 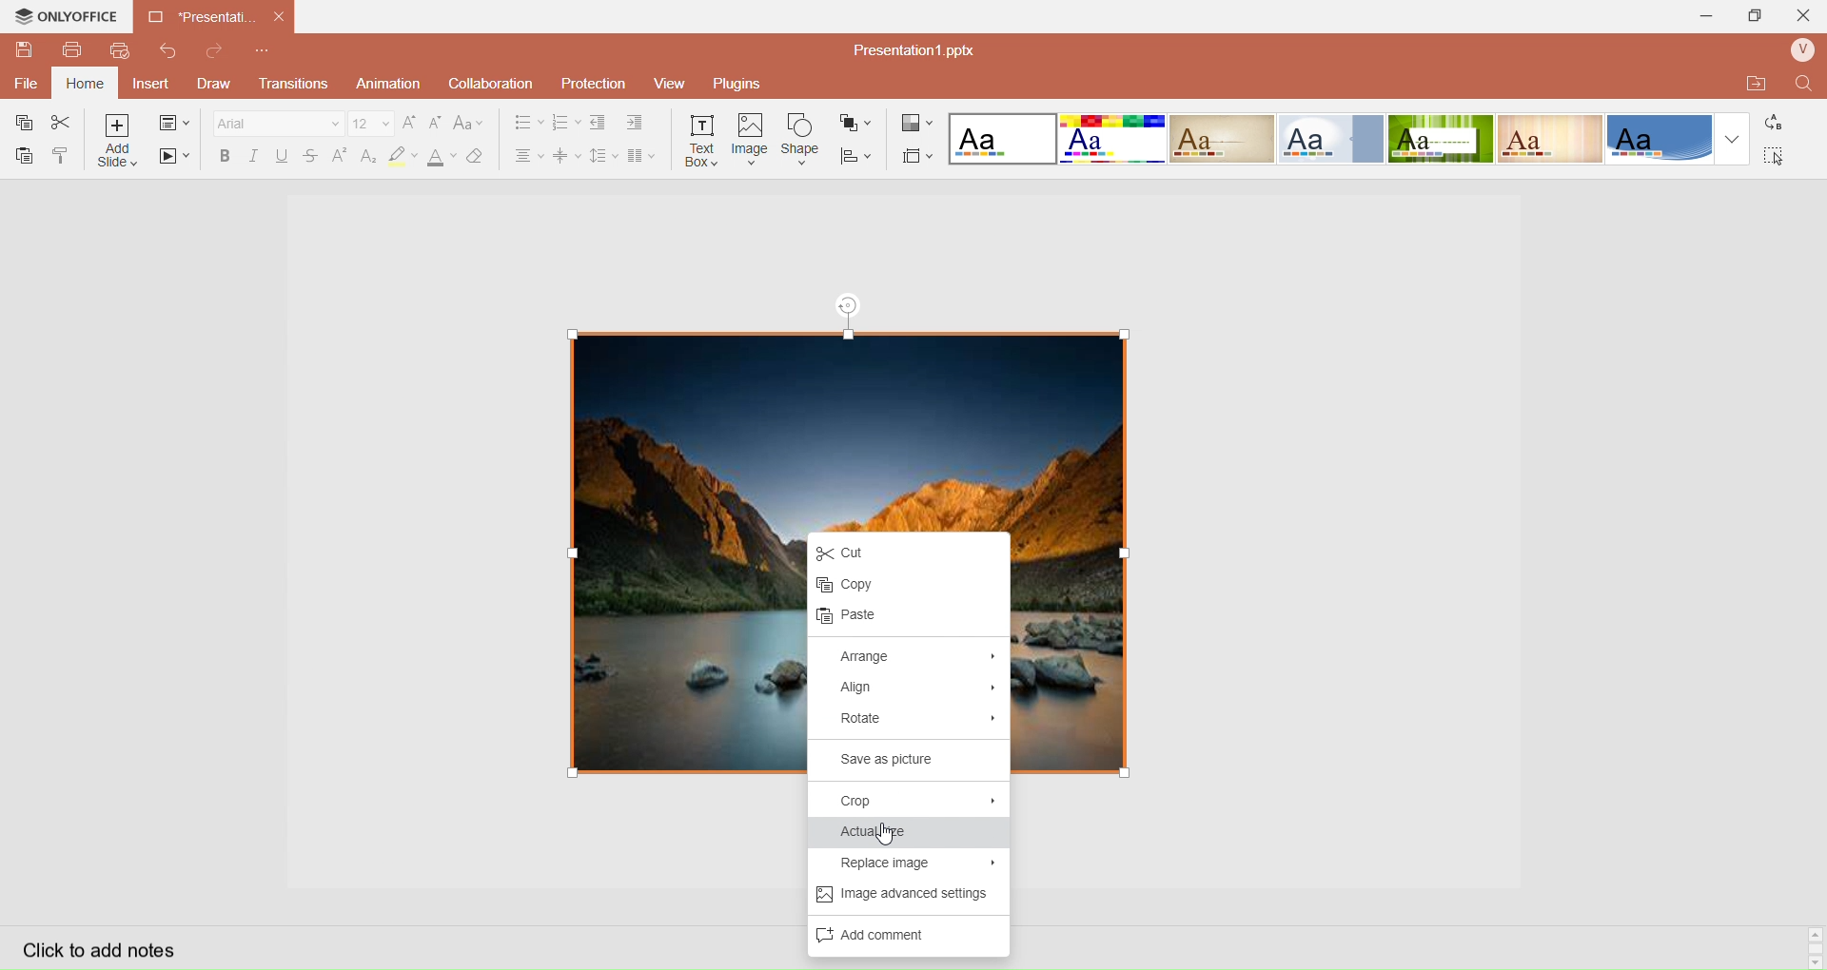 I want to click on View, so click(x=672, y=85).